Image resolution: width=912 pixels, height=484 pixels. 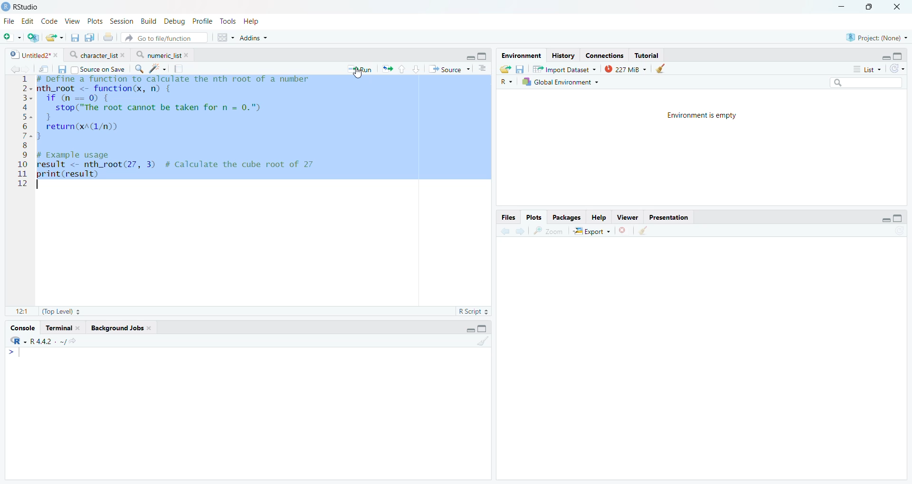 What do you see at coordinates (521, 56) in the screenshot?
I see `Environment` at bounding box center [521, 56].